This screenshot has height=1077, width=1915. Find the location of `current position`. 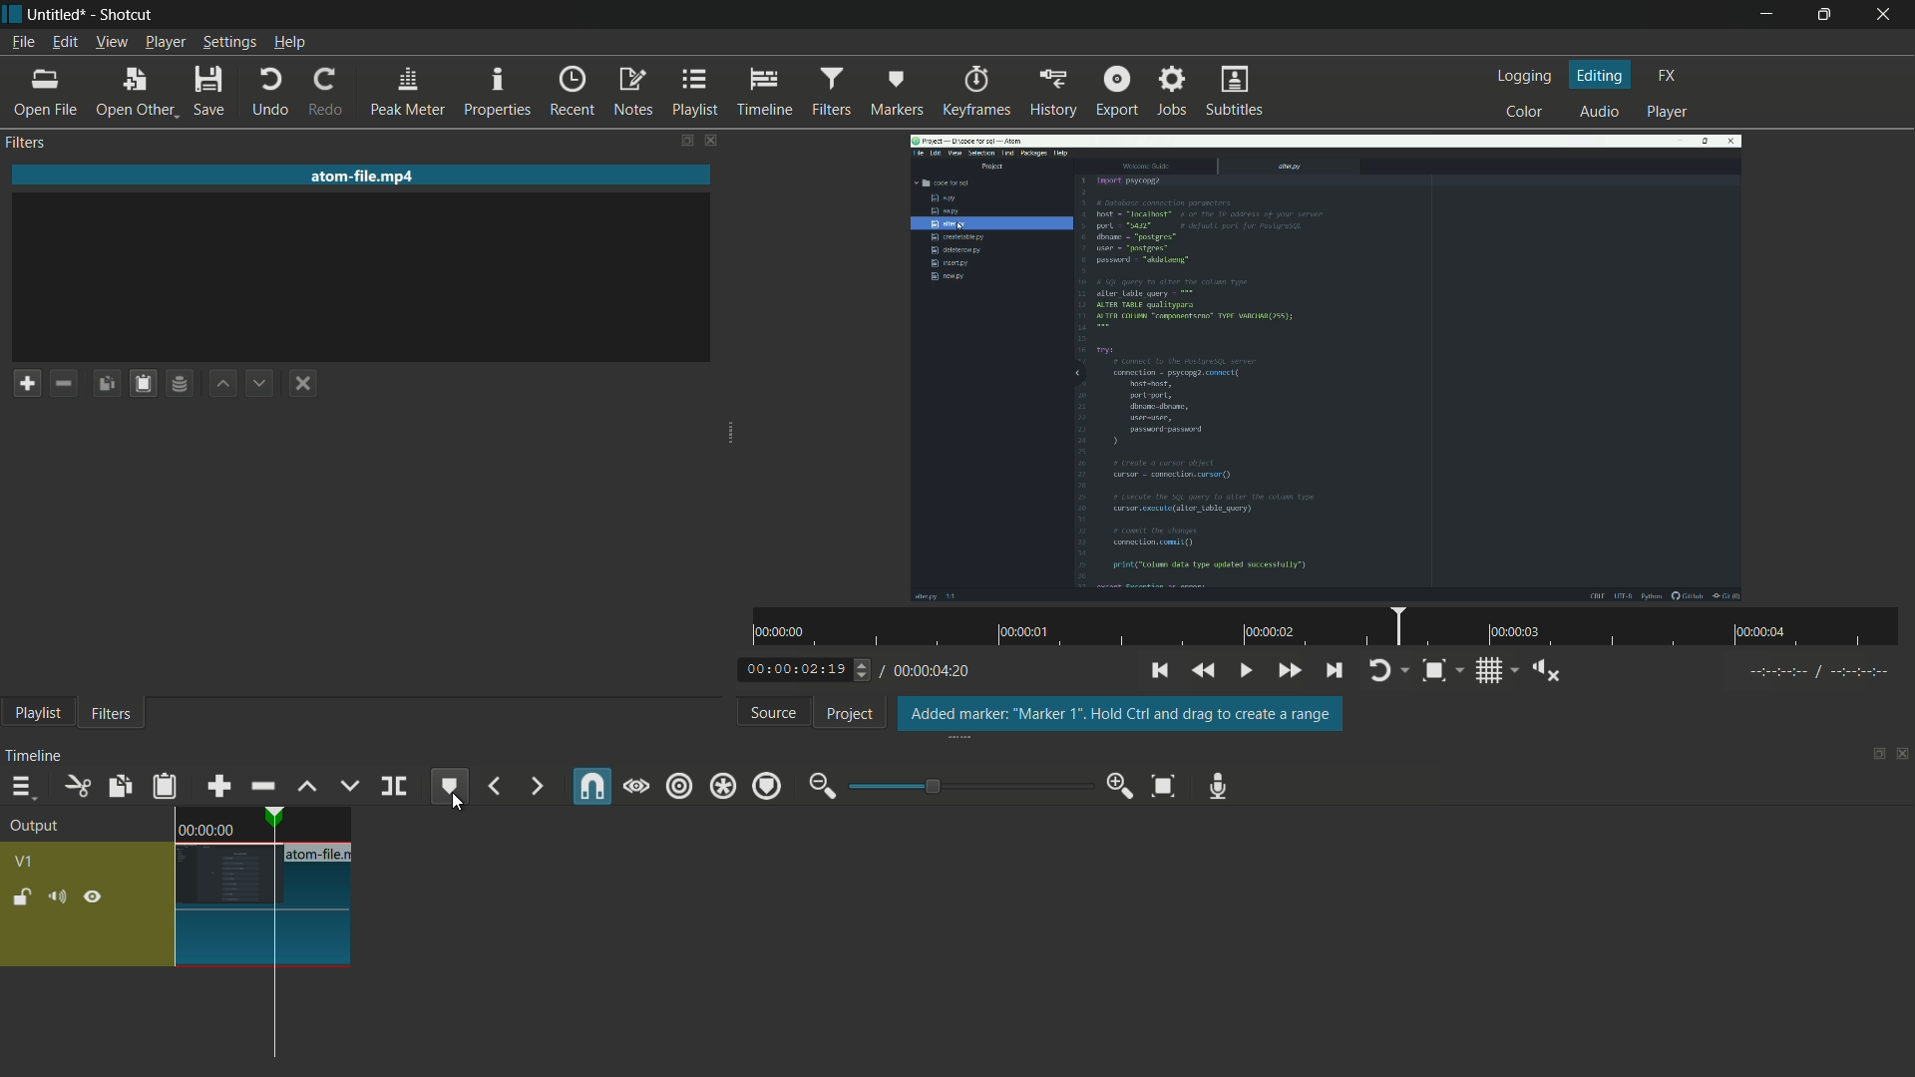

current position is located at coordinates (271, 935).